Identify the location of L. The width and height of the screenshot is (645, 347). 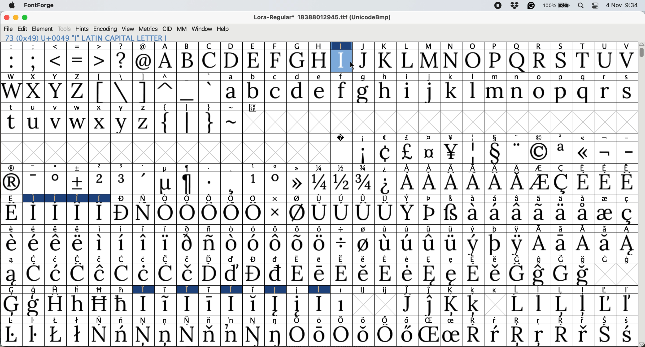
(406, 46).